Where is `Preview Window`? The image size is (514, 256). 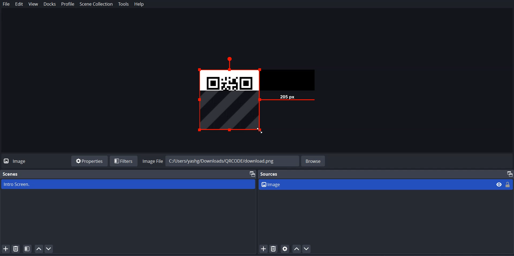 Preview Window is located at coordinates (265, 96).